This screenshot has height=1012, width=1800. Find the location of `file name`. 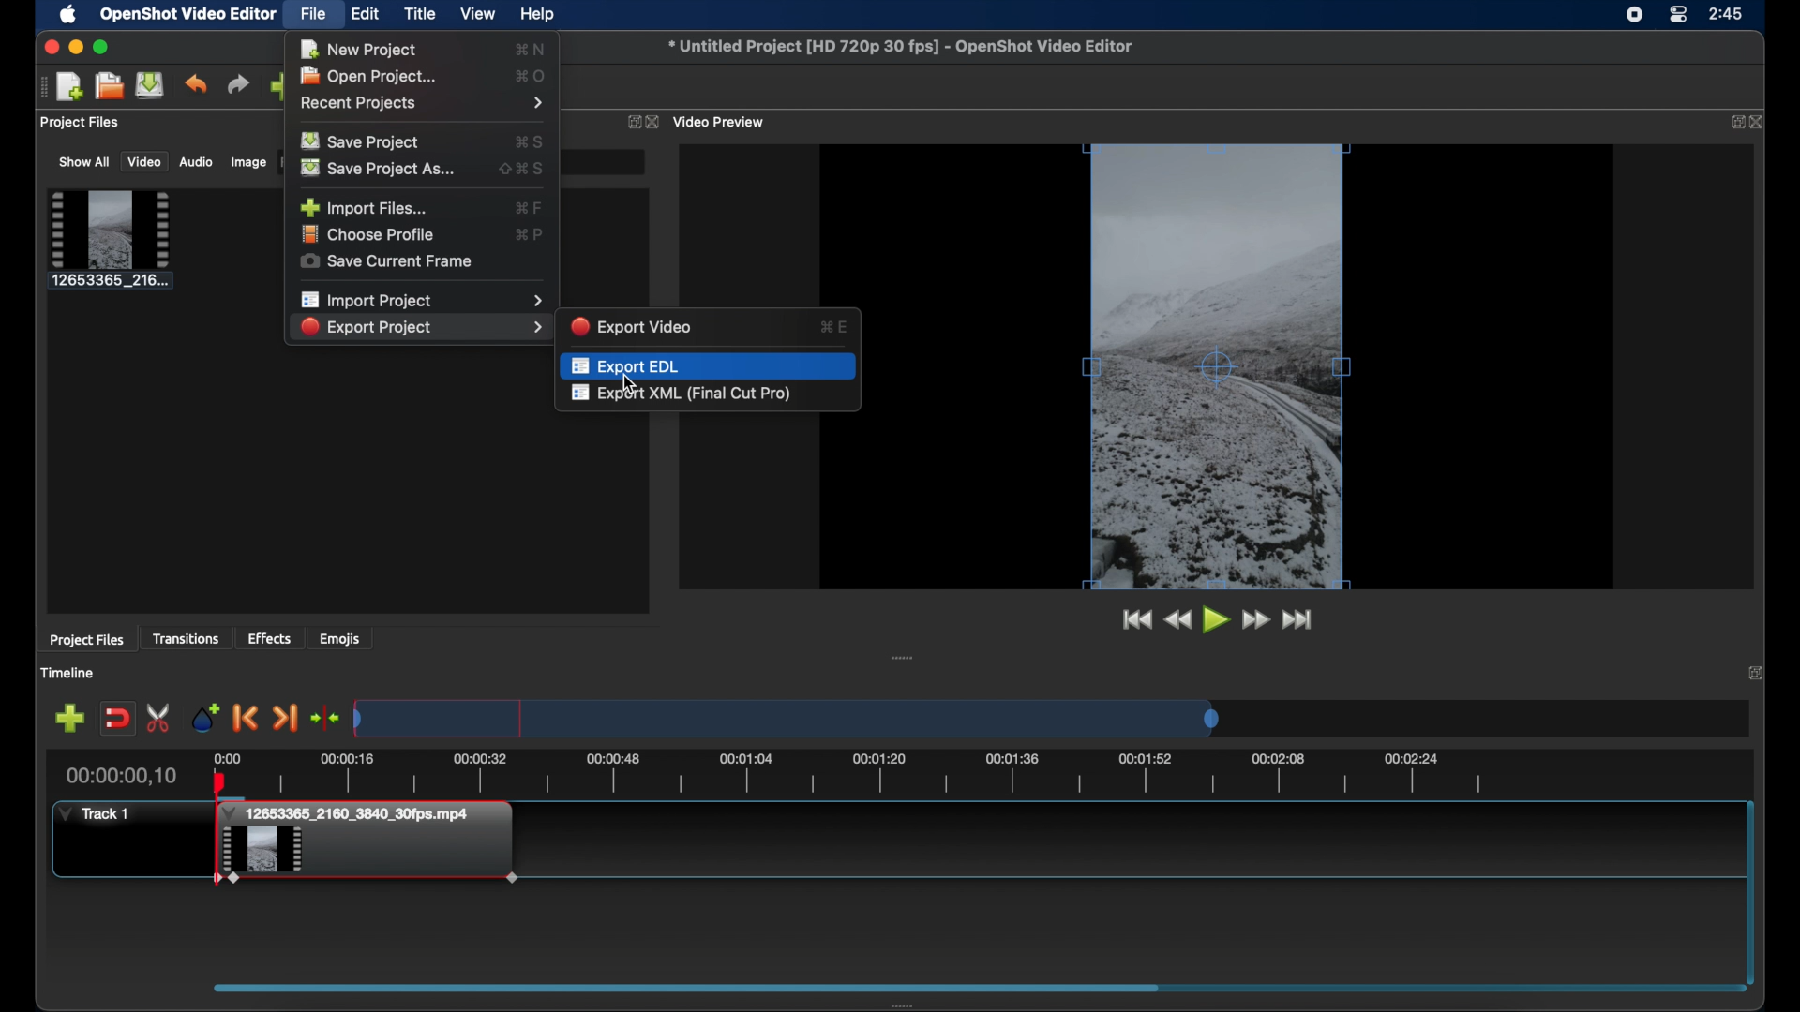

file name is located at coordinates (904, 47).